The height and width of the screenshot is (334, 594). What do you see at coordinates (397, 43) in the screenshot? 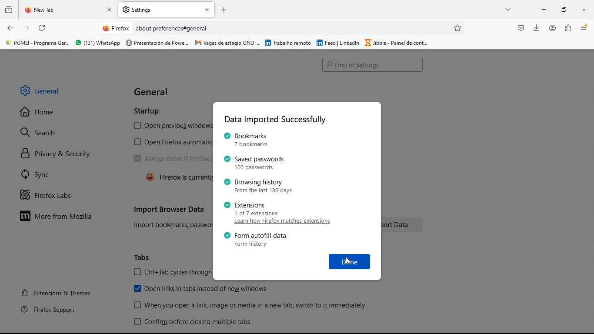
I see `Jibble - Painel de cont...` at bounding box center [397, 43].